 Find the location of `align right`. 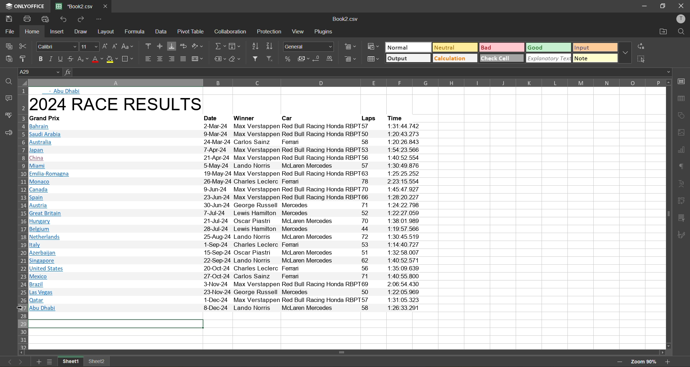

align right is located at coordinates (173, 59).